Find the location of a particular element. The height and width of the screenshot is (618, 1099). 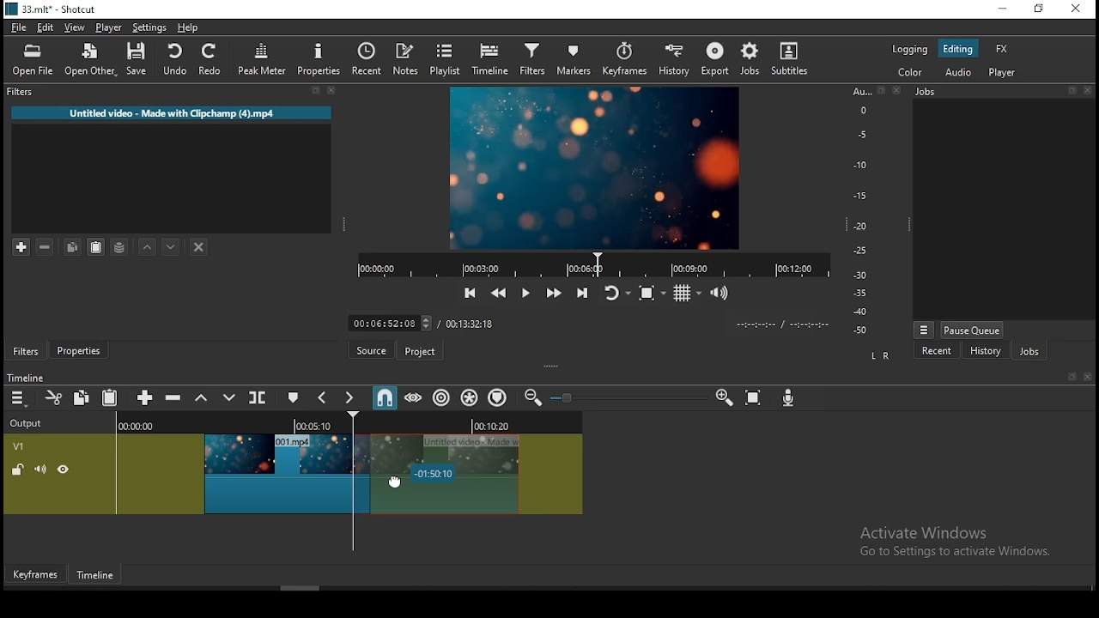

paste filter is located at coordinates (99, 248).